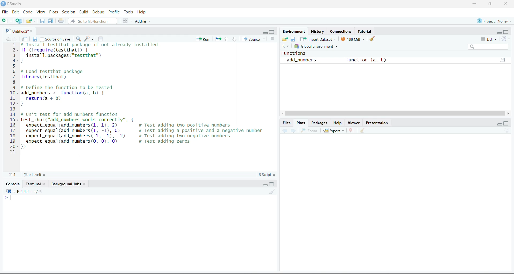  I want to click on Presentation, so click(377, 123).